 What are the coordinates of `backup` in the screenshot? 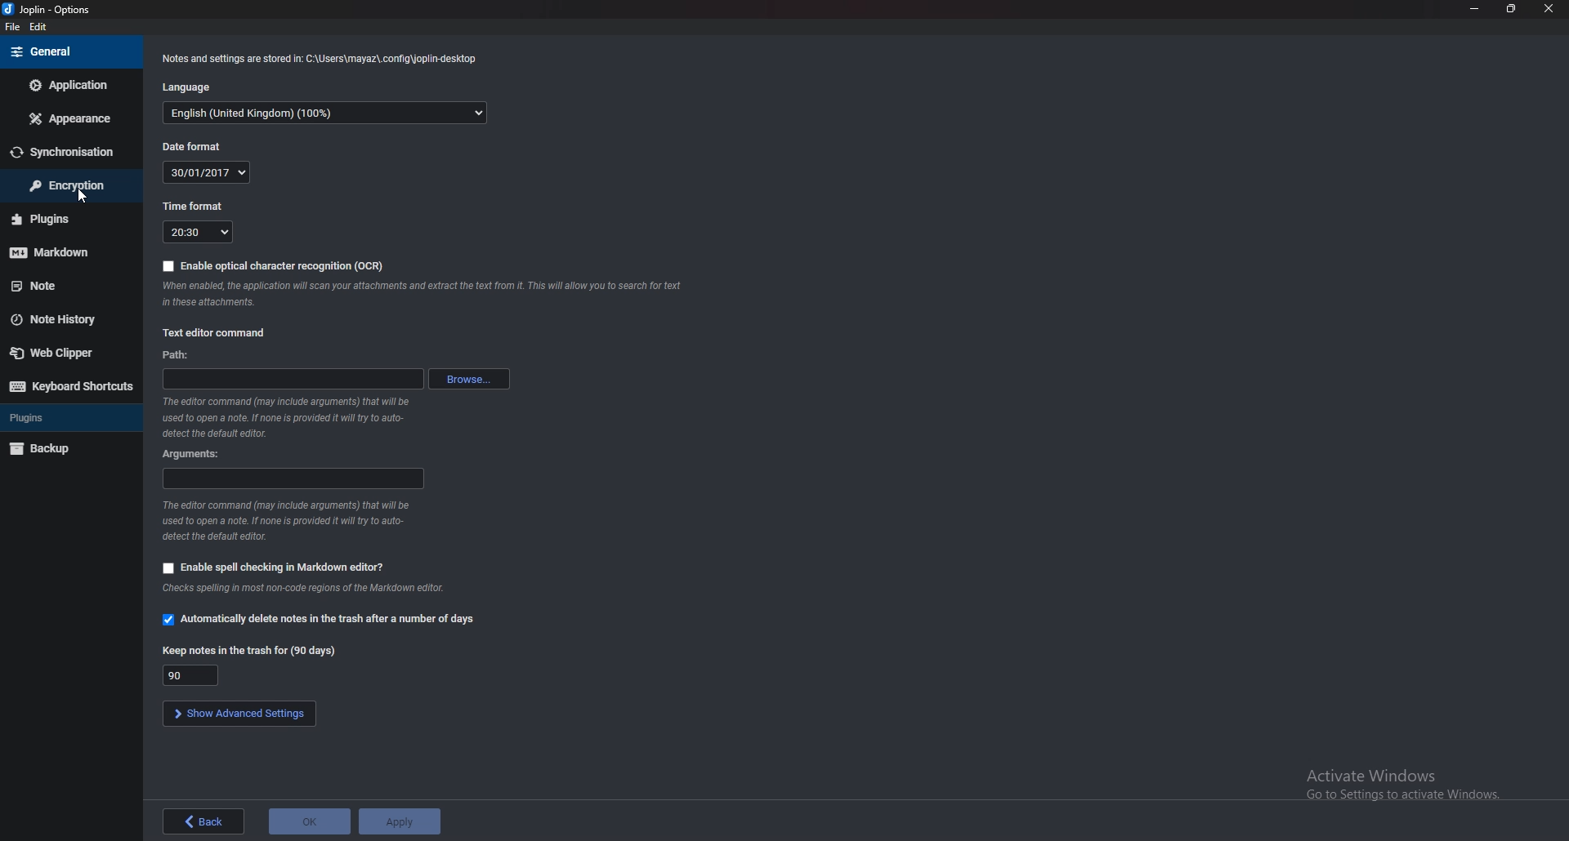 It's located at (66, 450).